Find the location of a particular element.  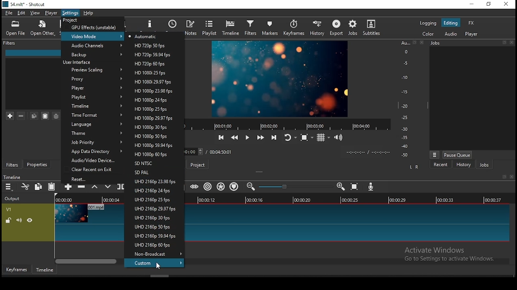

append is located at coordinates (68, 188).